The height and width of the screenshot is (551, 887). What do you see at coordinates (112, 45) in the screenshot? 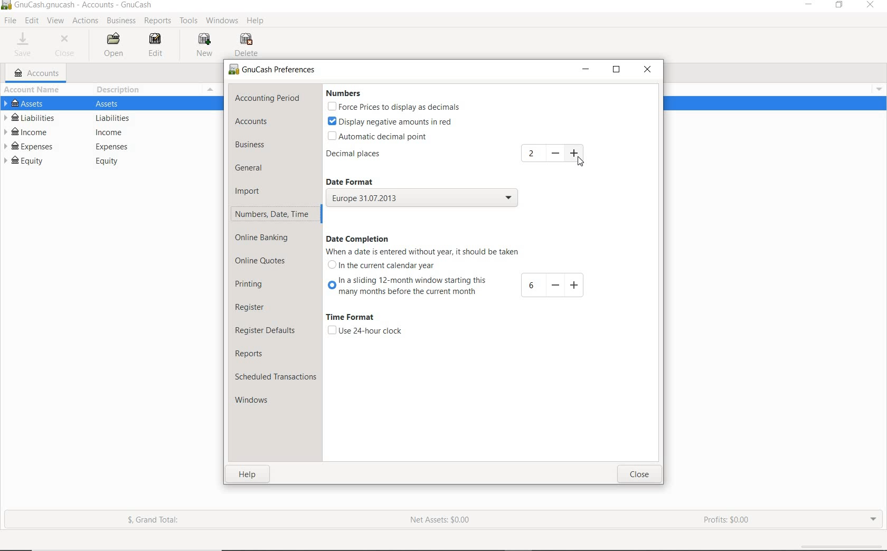
I see `OPEN` at bounding box center [112, 45].